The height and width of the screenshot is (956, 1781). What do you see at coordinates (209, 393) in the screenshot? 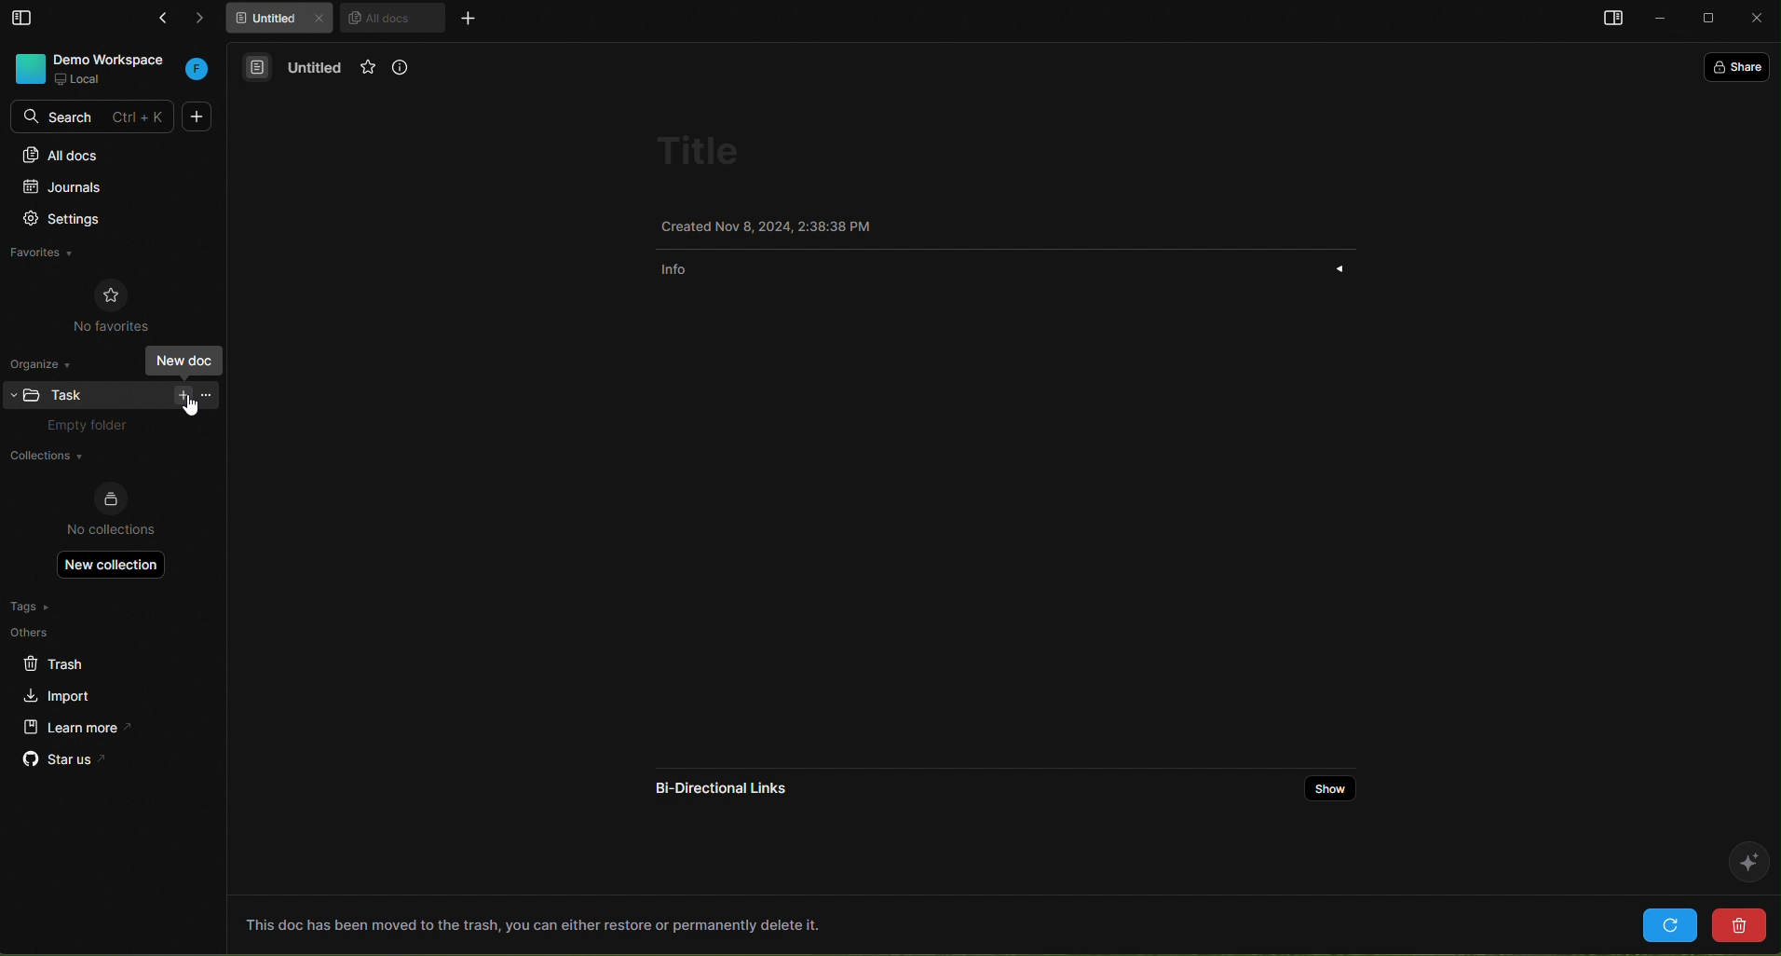
I see `doc options` at bounding box center [209, 393].